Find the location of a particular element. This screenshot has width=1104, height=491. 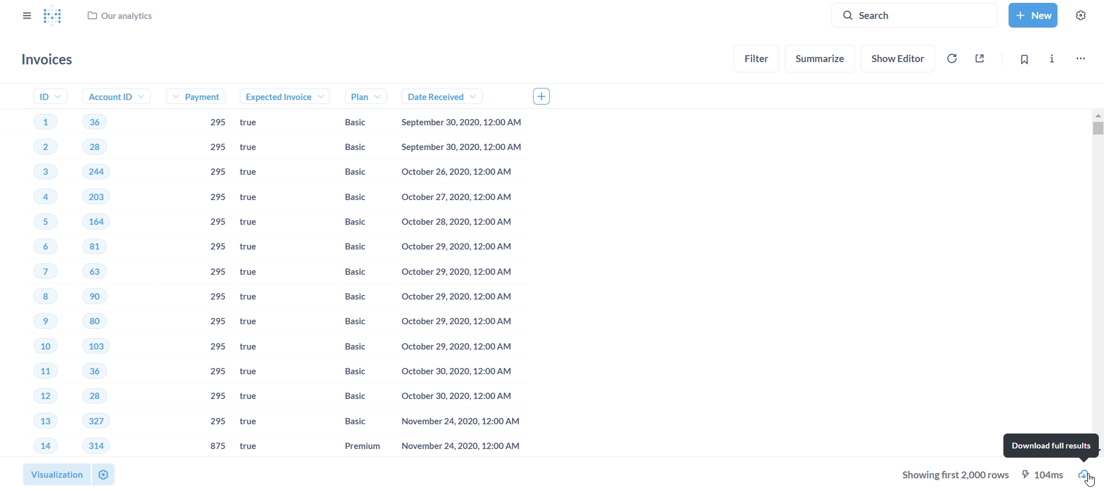

October 29,2020, 12:00 AM is located at coordinates (454, 299).